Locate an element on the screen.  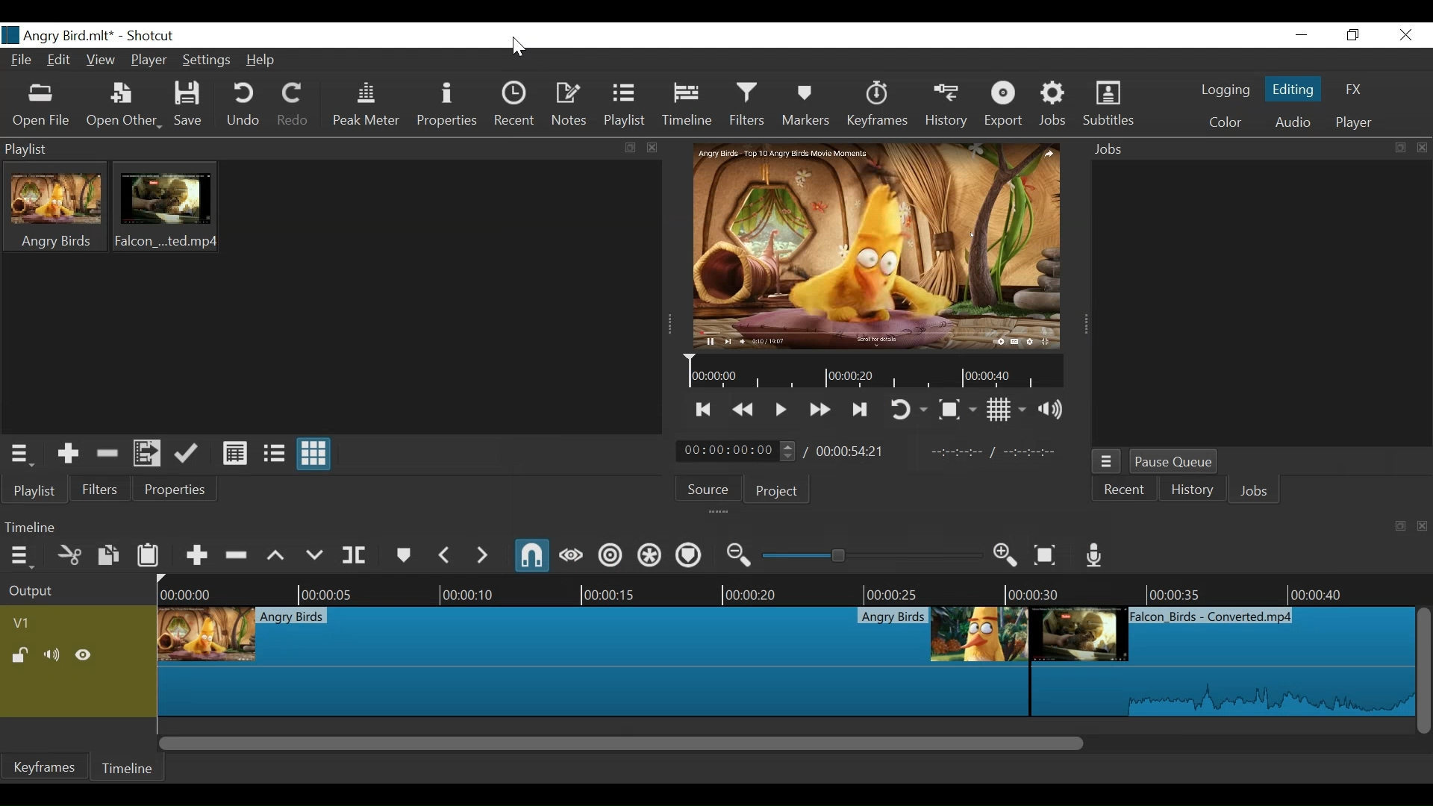
Filters is located at coordinates (747, 104).